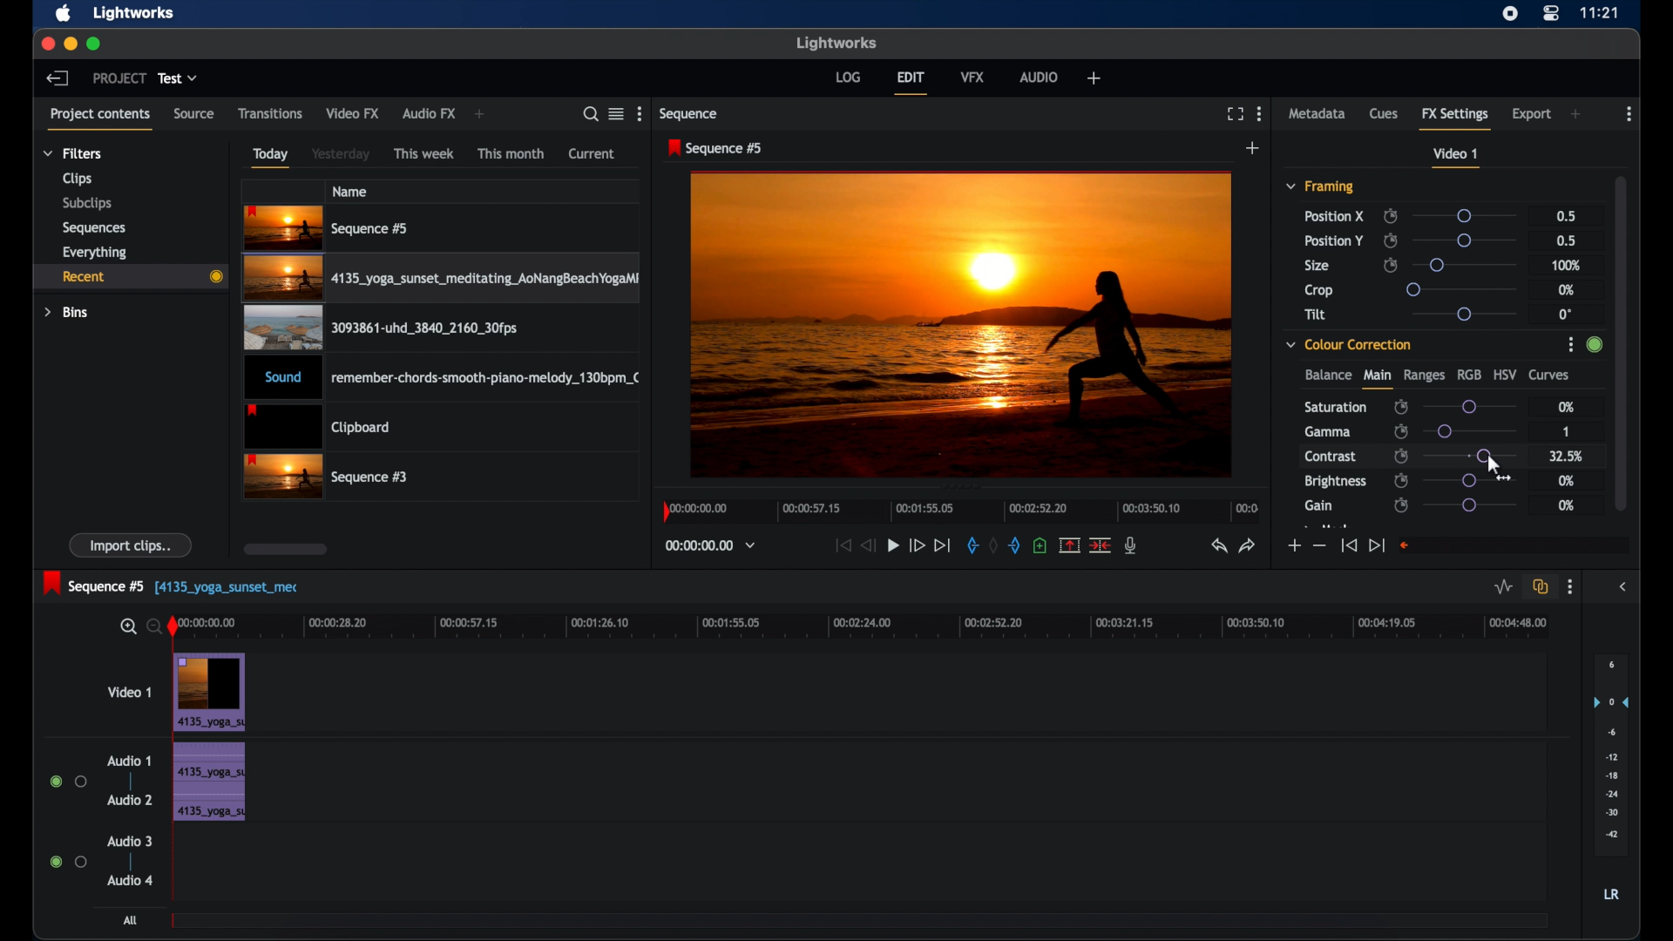 Image resolution: width=1673 pixels, height=941 pixels. Describe the element at coordinates (690, 114) in the screenshot. I see `sequence` at that location.